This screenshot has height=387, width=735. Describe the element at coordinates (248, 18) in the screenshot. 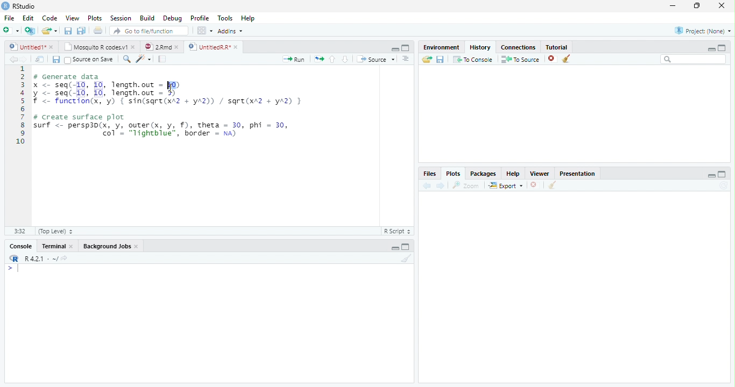

I see `Help` at that location.